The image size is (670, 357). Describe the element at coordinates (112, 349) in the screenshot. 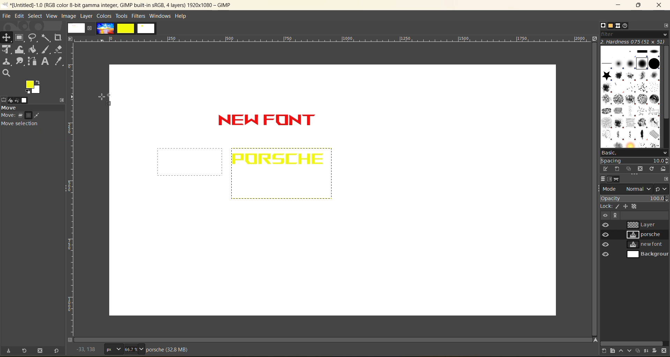

I see `px` at that location.